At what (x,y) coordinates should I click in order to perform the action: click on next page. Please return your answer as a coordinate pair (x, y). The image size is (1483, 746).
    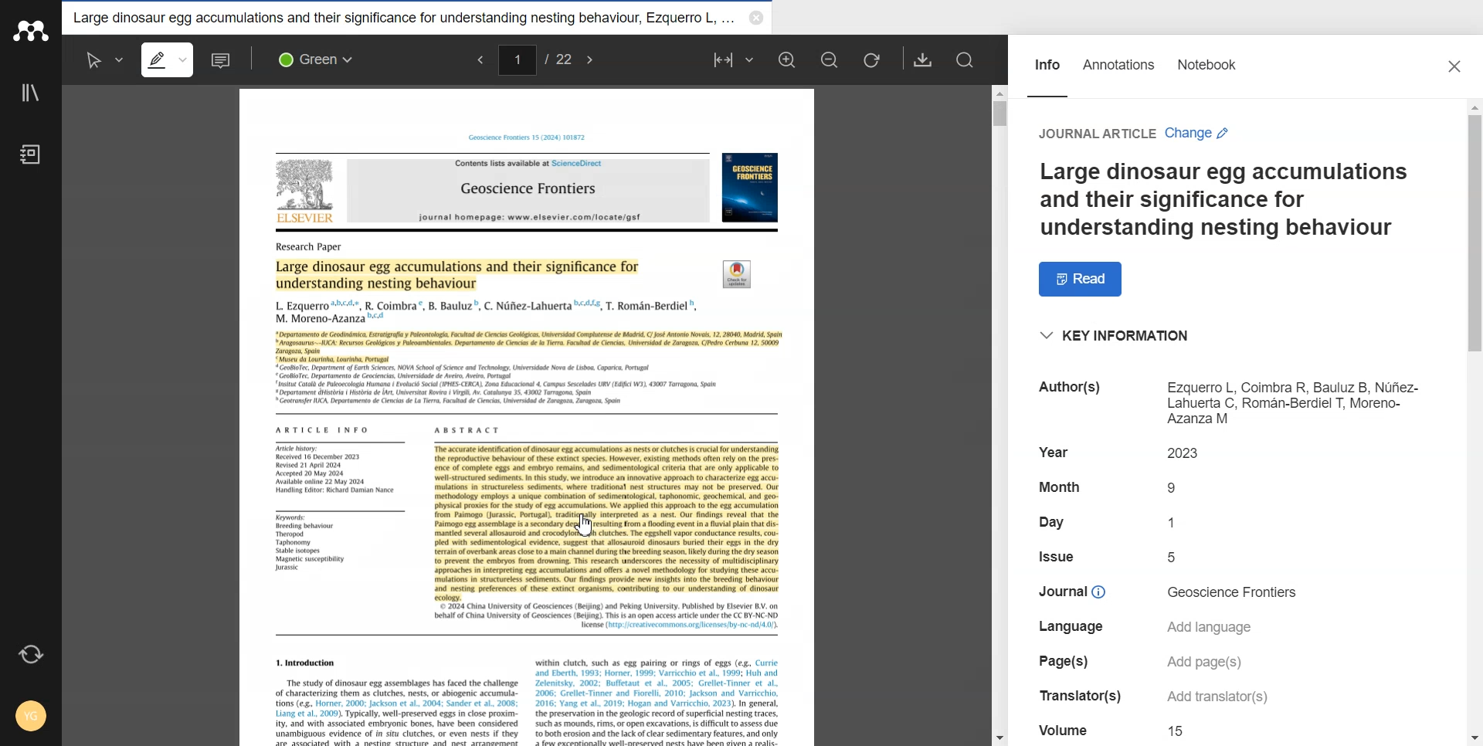
    Looking at the image, I should click on (592, 59).